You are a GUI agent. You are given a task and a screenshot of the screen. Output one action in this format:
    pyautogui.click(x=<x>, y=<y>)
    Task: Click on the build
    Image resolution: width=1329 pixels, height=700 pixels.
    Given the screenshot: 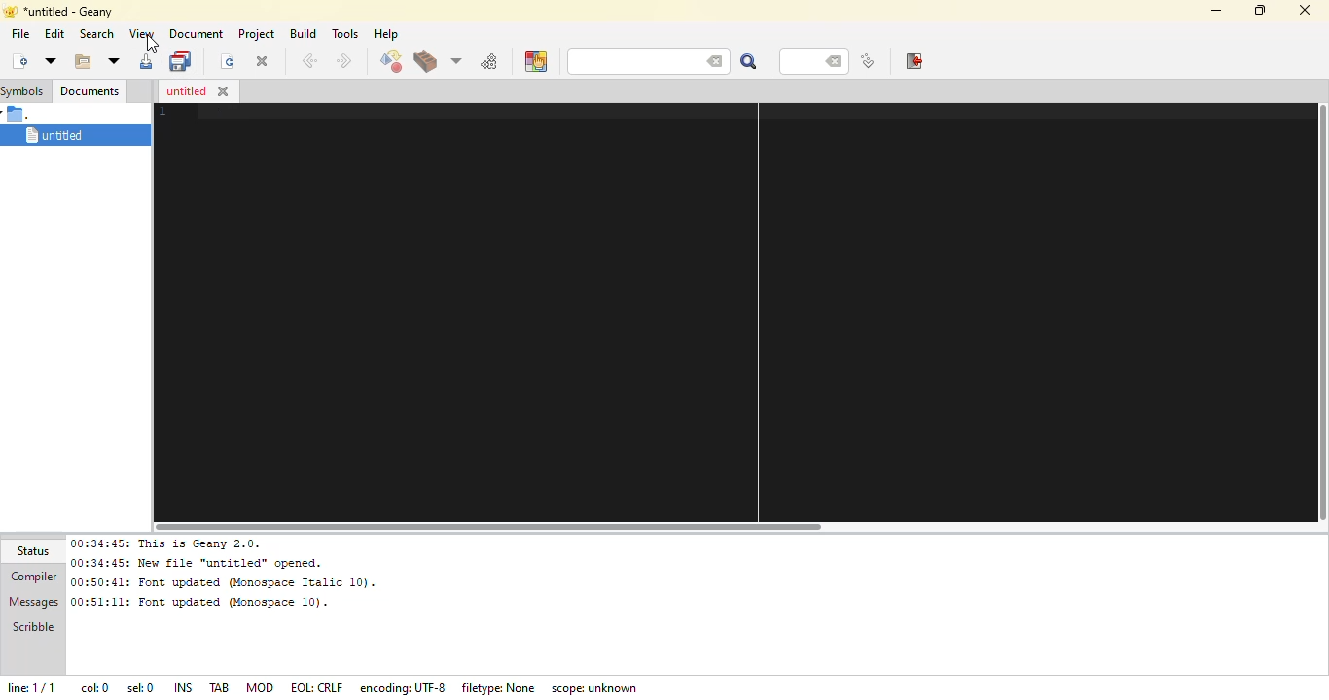 What is the action you would take?
    pyautogui.click(x=424, y=63)
    